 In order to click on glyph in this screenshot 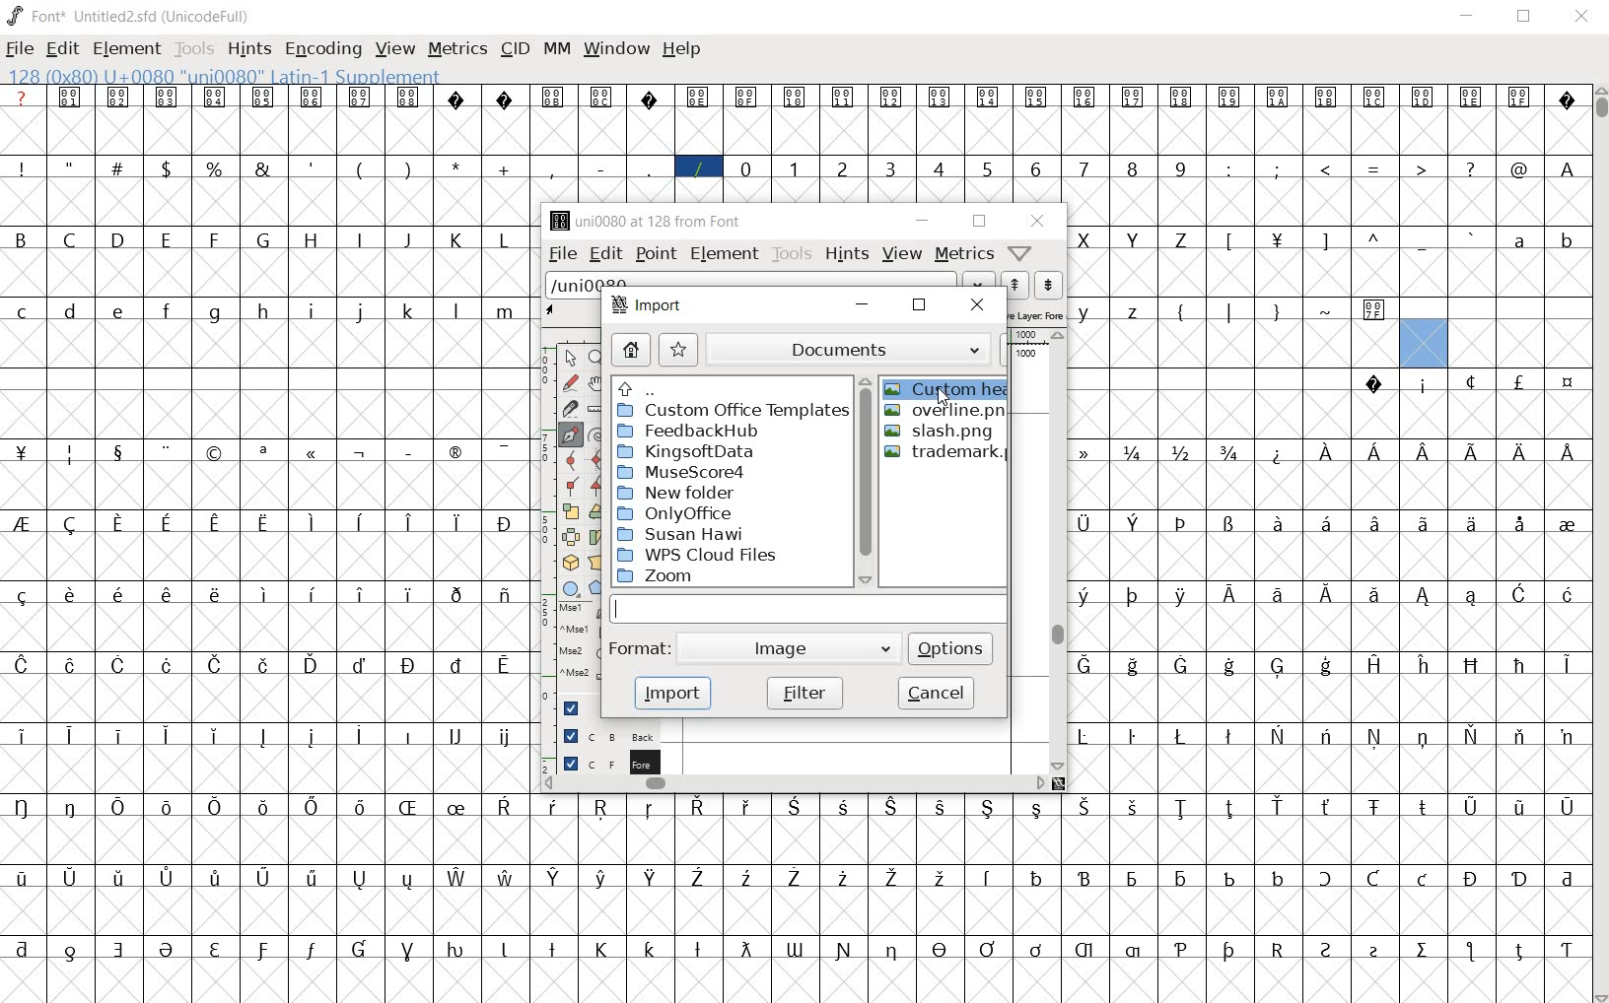, I will do `click(455, 311)`.